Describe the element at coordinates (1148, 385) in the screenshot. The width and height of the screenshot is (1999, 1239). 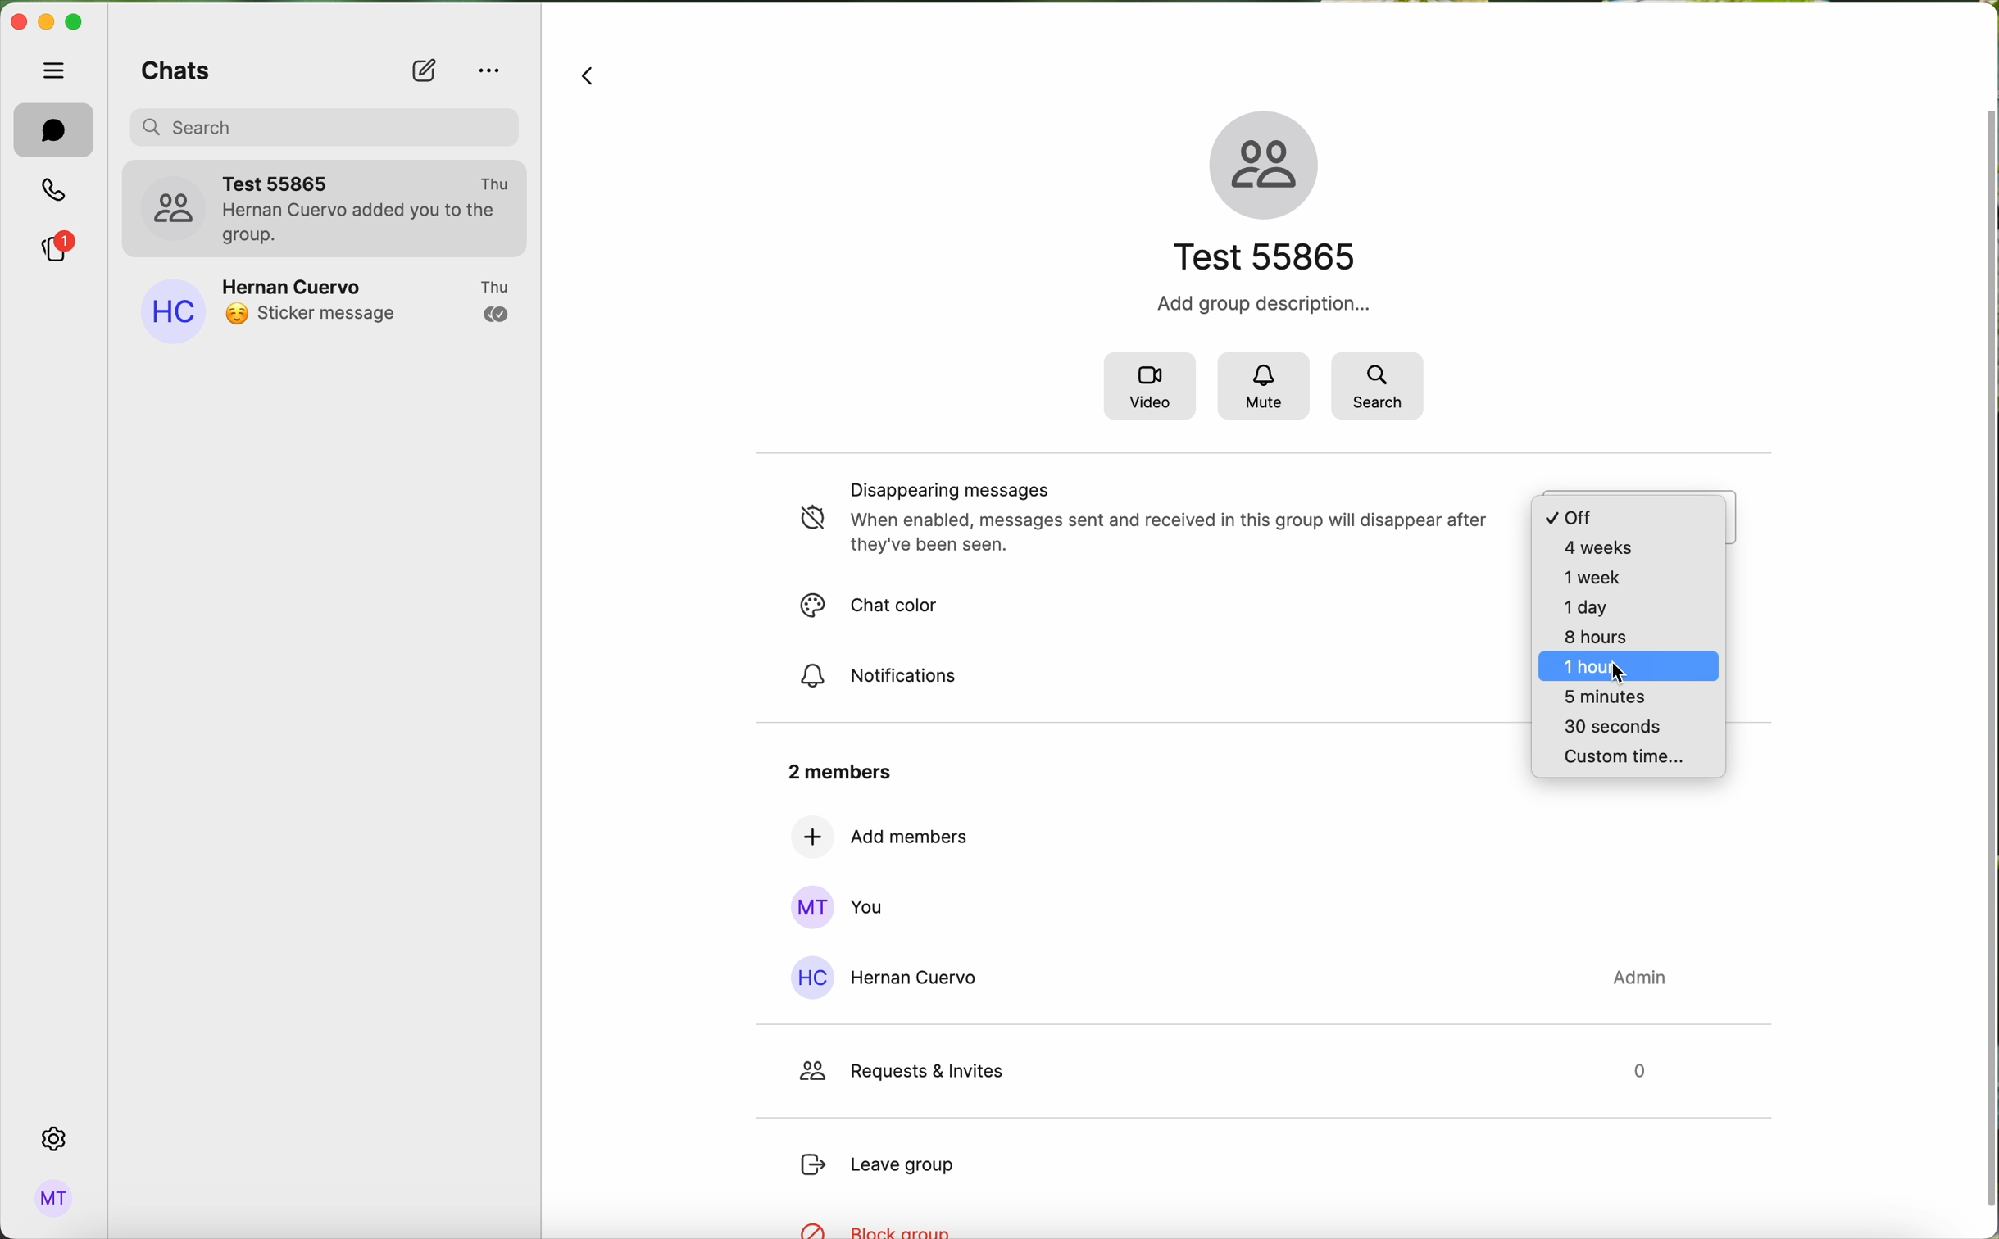
I see `video` at that location.